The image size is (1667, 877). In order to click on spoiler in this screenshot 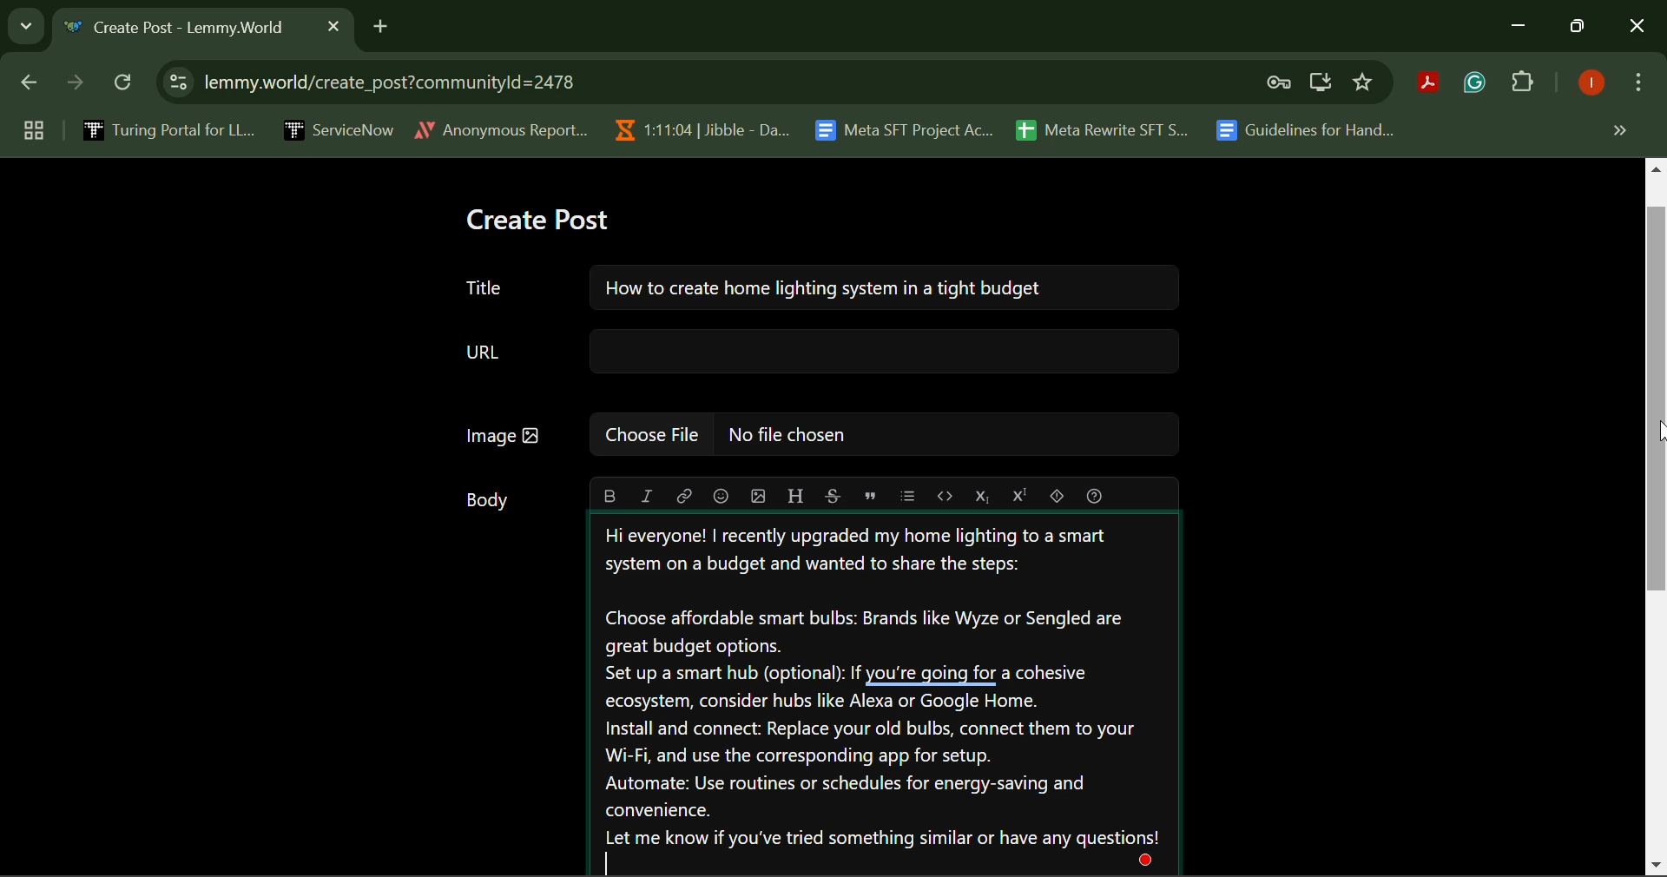, I will do `click(1057, 495)`.